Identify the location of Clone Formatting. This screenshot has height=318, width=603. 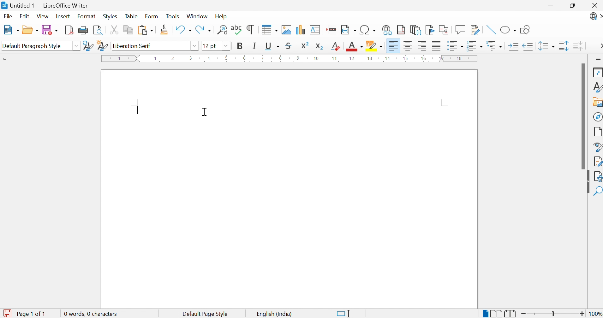
(164, 30).